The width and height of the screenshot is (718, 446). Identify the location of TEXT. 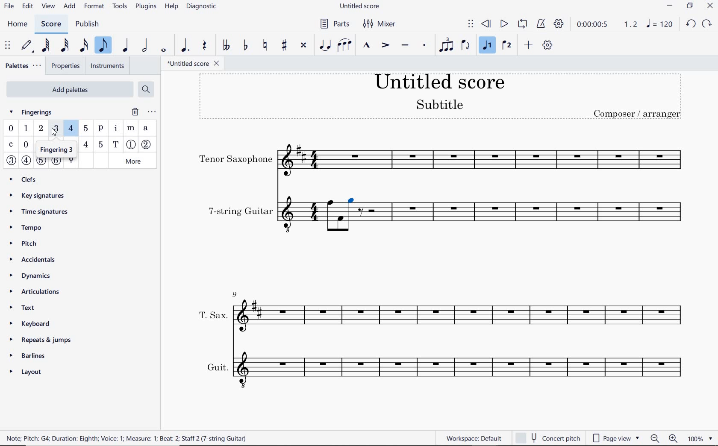
(34, 309).